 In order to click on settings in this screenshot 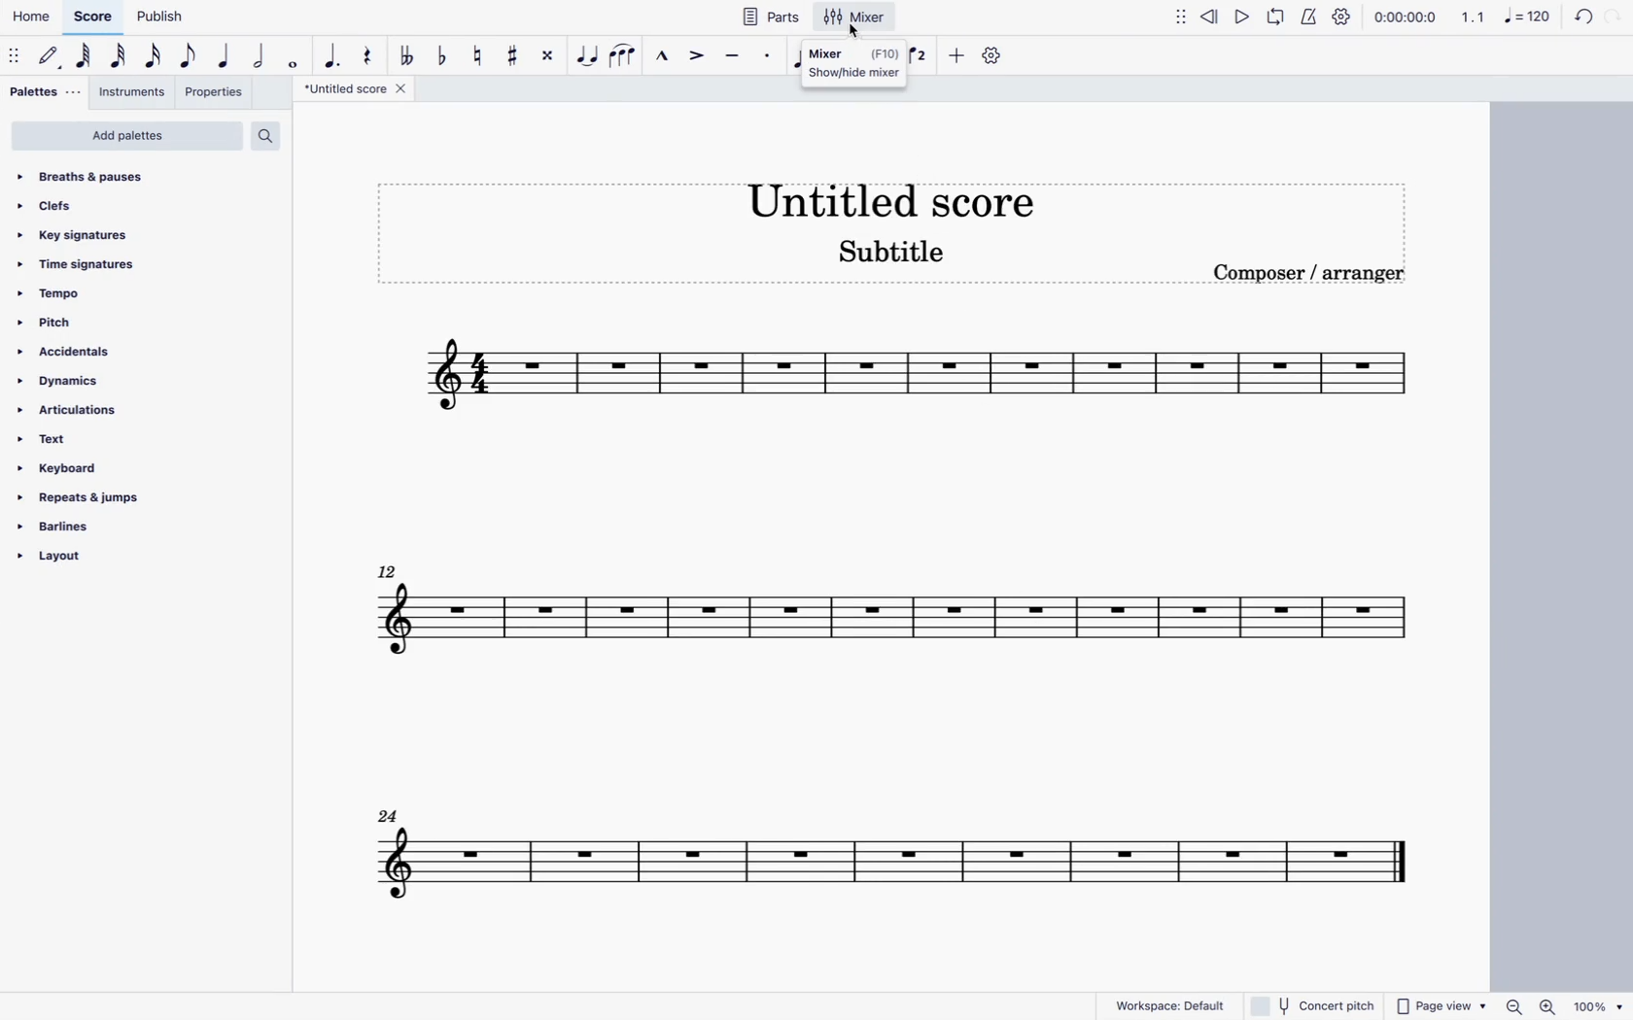, I will do `click(994, 55)`.